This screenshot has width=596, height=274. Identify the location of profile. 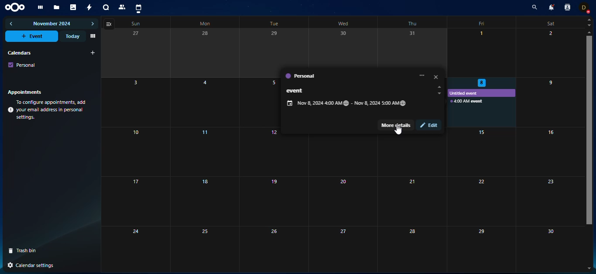
(586, 7).